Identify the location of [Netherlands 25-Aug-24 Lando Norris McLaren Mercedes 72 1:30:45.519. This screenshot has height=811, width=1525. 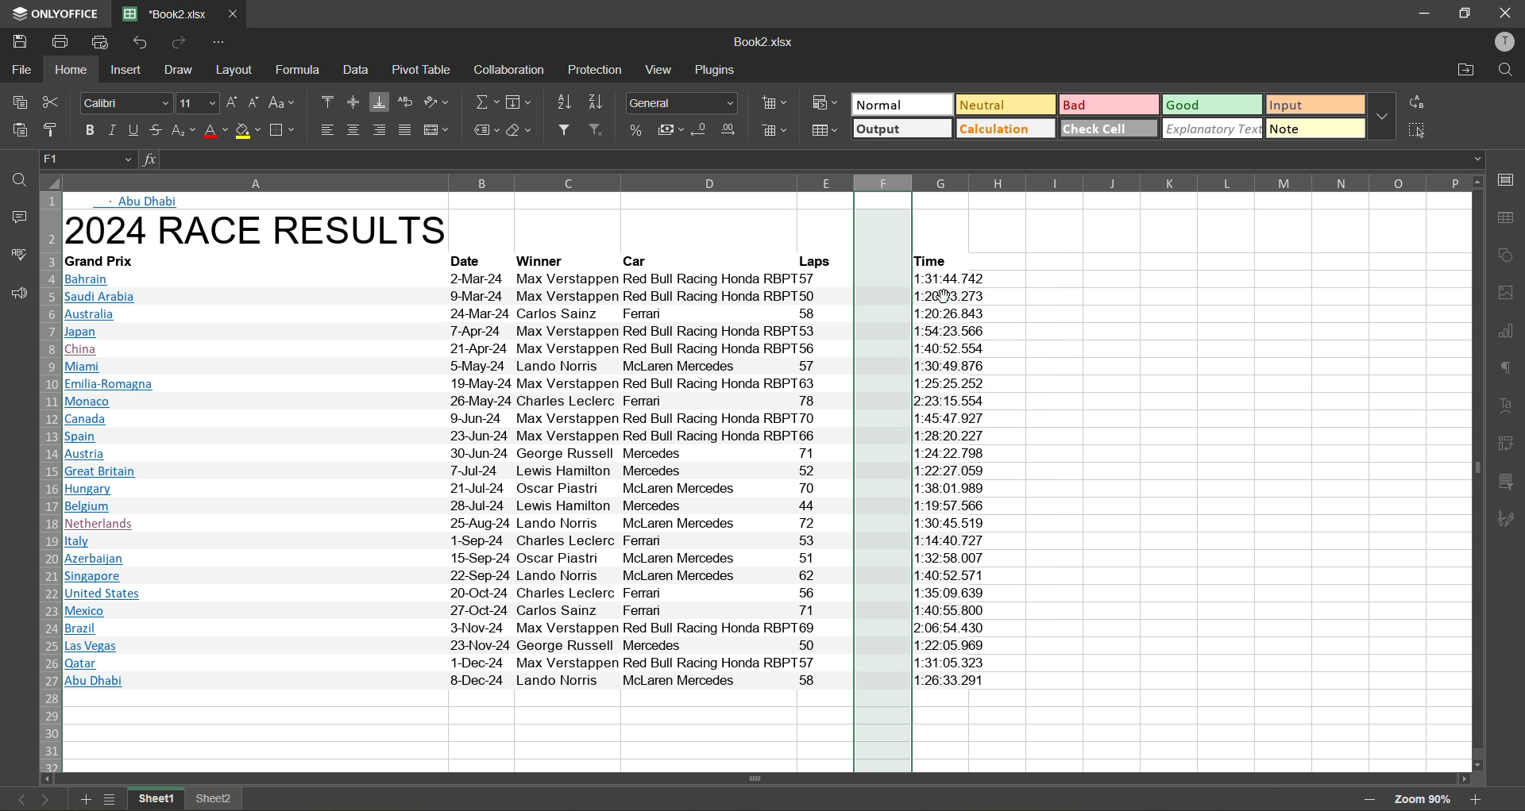
(451, 525).